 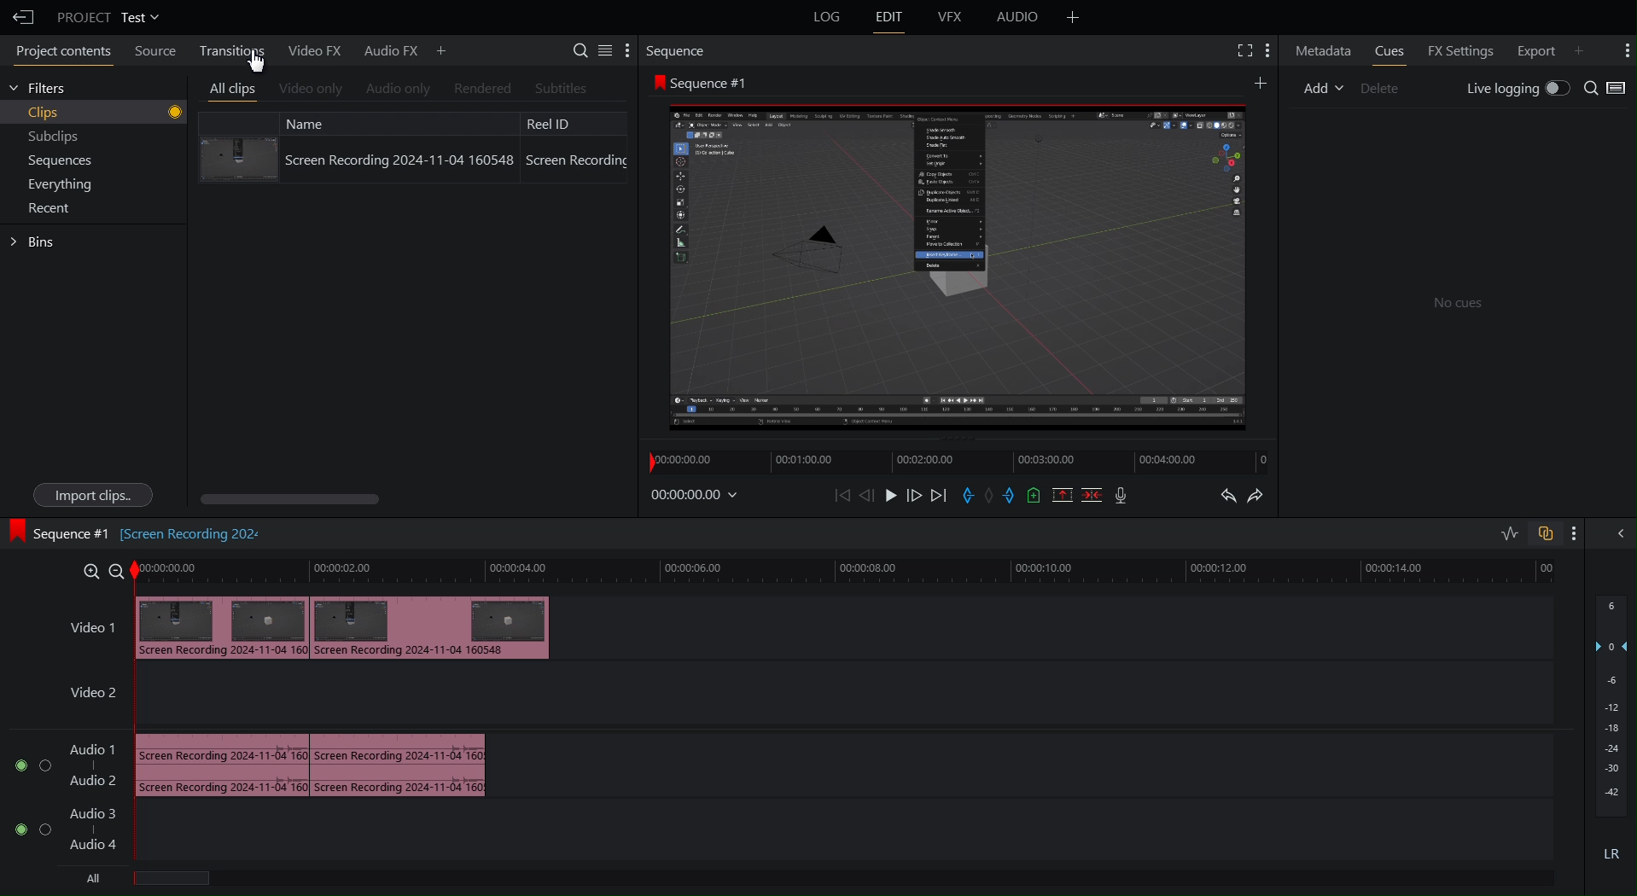 What do you see at coordinates (1606, 88) in the screenshot?
I see `Search` at bounding box center [1606, 88].